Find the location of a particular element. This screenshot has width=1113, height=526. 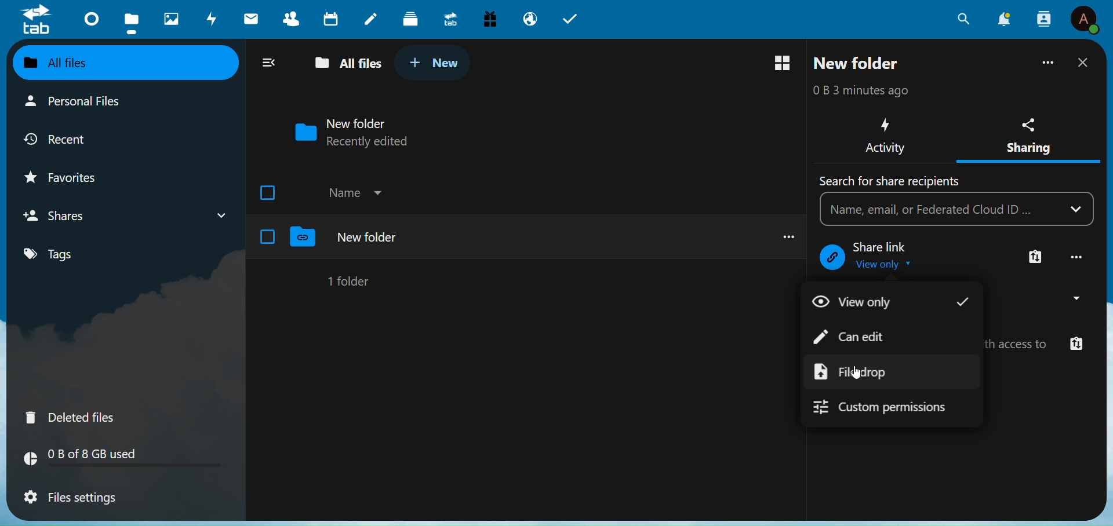

Contacts is located at coordinates (293, 19).